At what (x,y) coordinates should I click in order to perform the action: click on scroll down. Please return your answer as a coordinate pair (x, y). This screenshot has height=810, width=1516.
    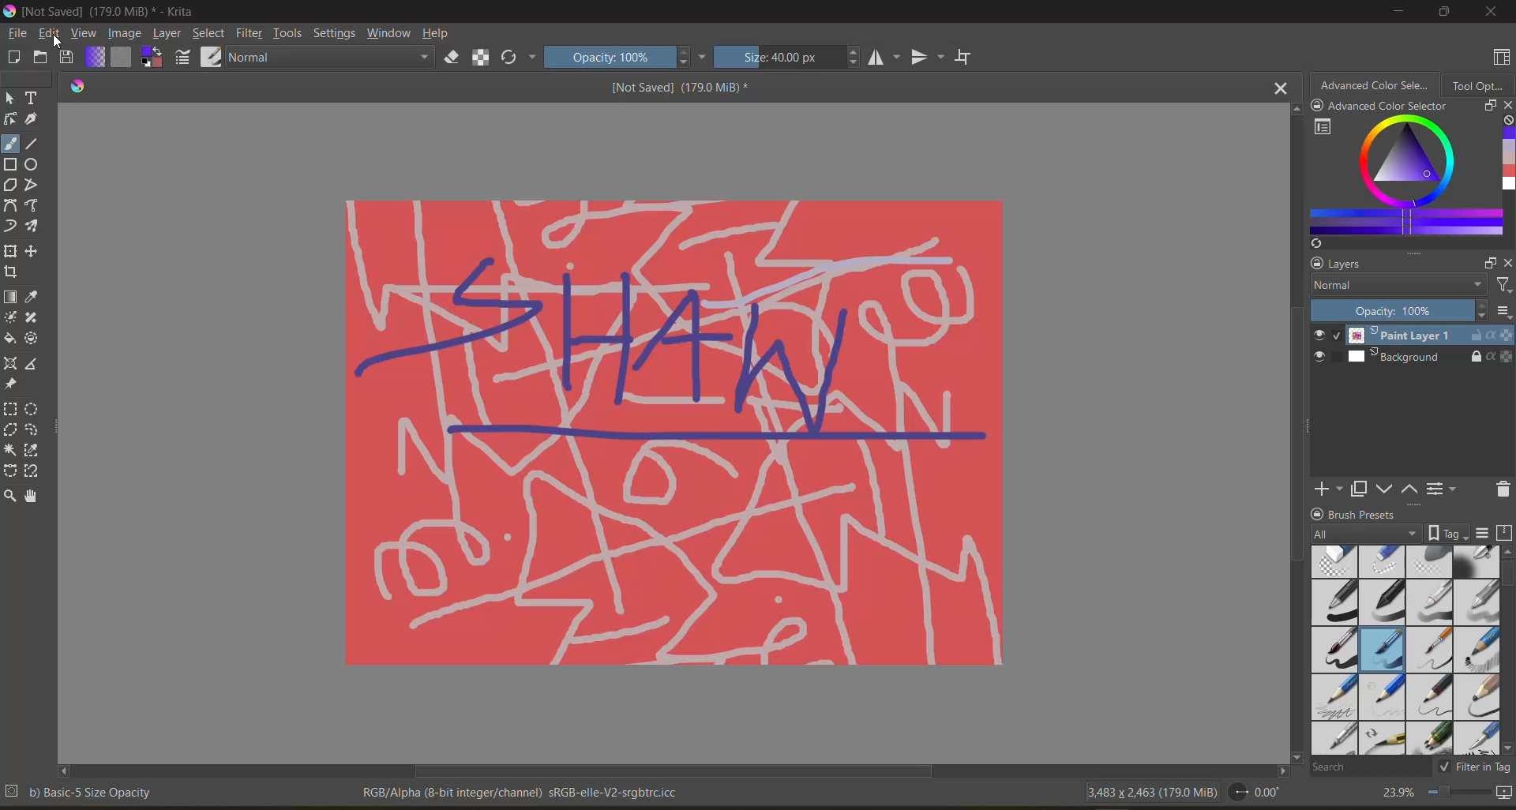
    Looking at the image, I should click on (1297, 757).